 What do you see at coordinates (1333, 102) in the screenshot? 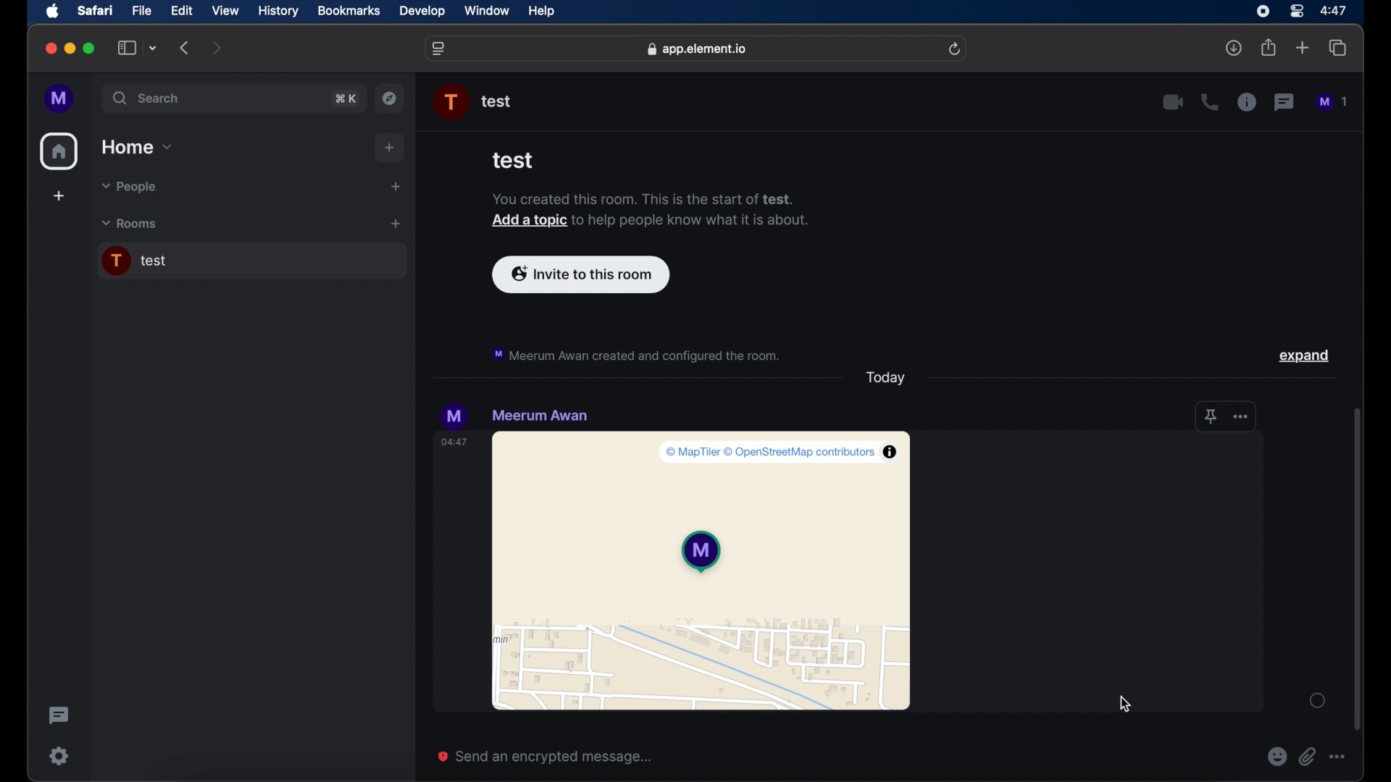
I see `messages` at bounding box center [1333, 102].